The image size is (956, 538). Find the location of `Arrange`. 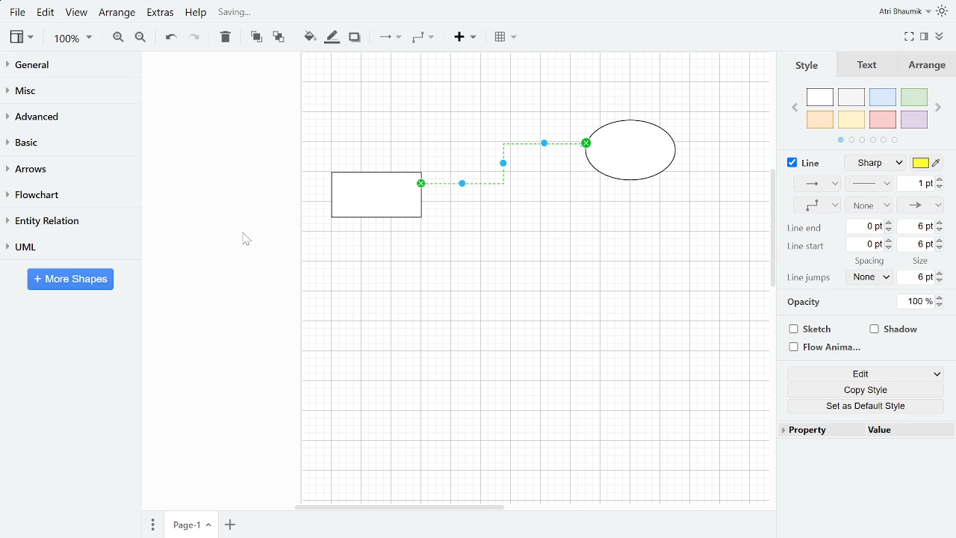

Arrange is located at coordinates (118, 14).